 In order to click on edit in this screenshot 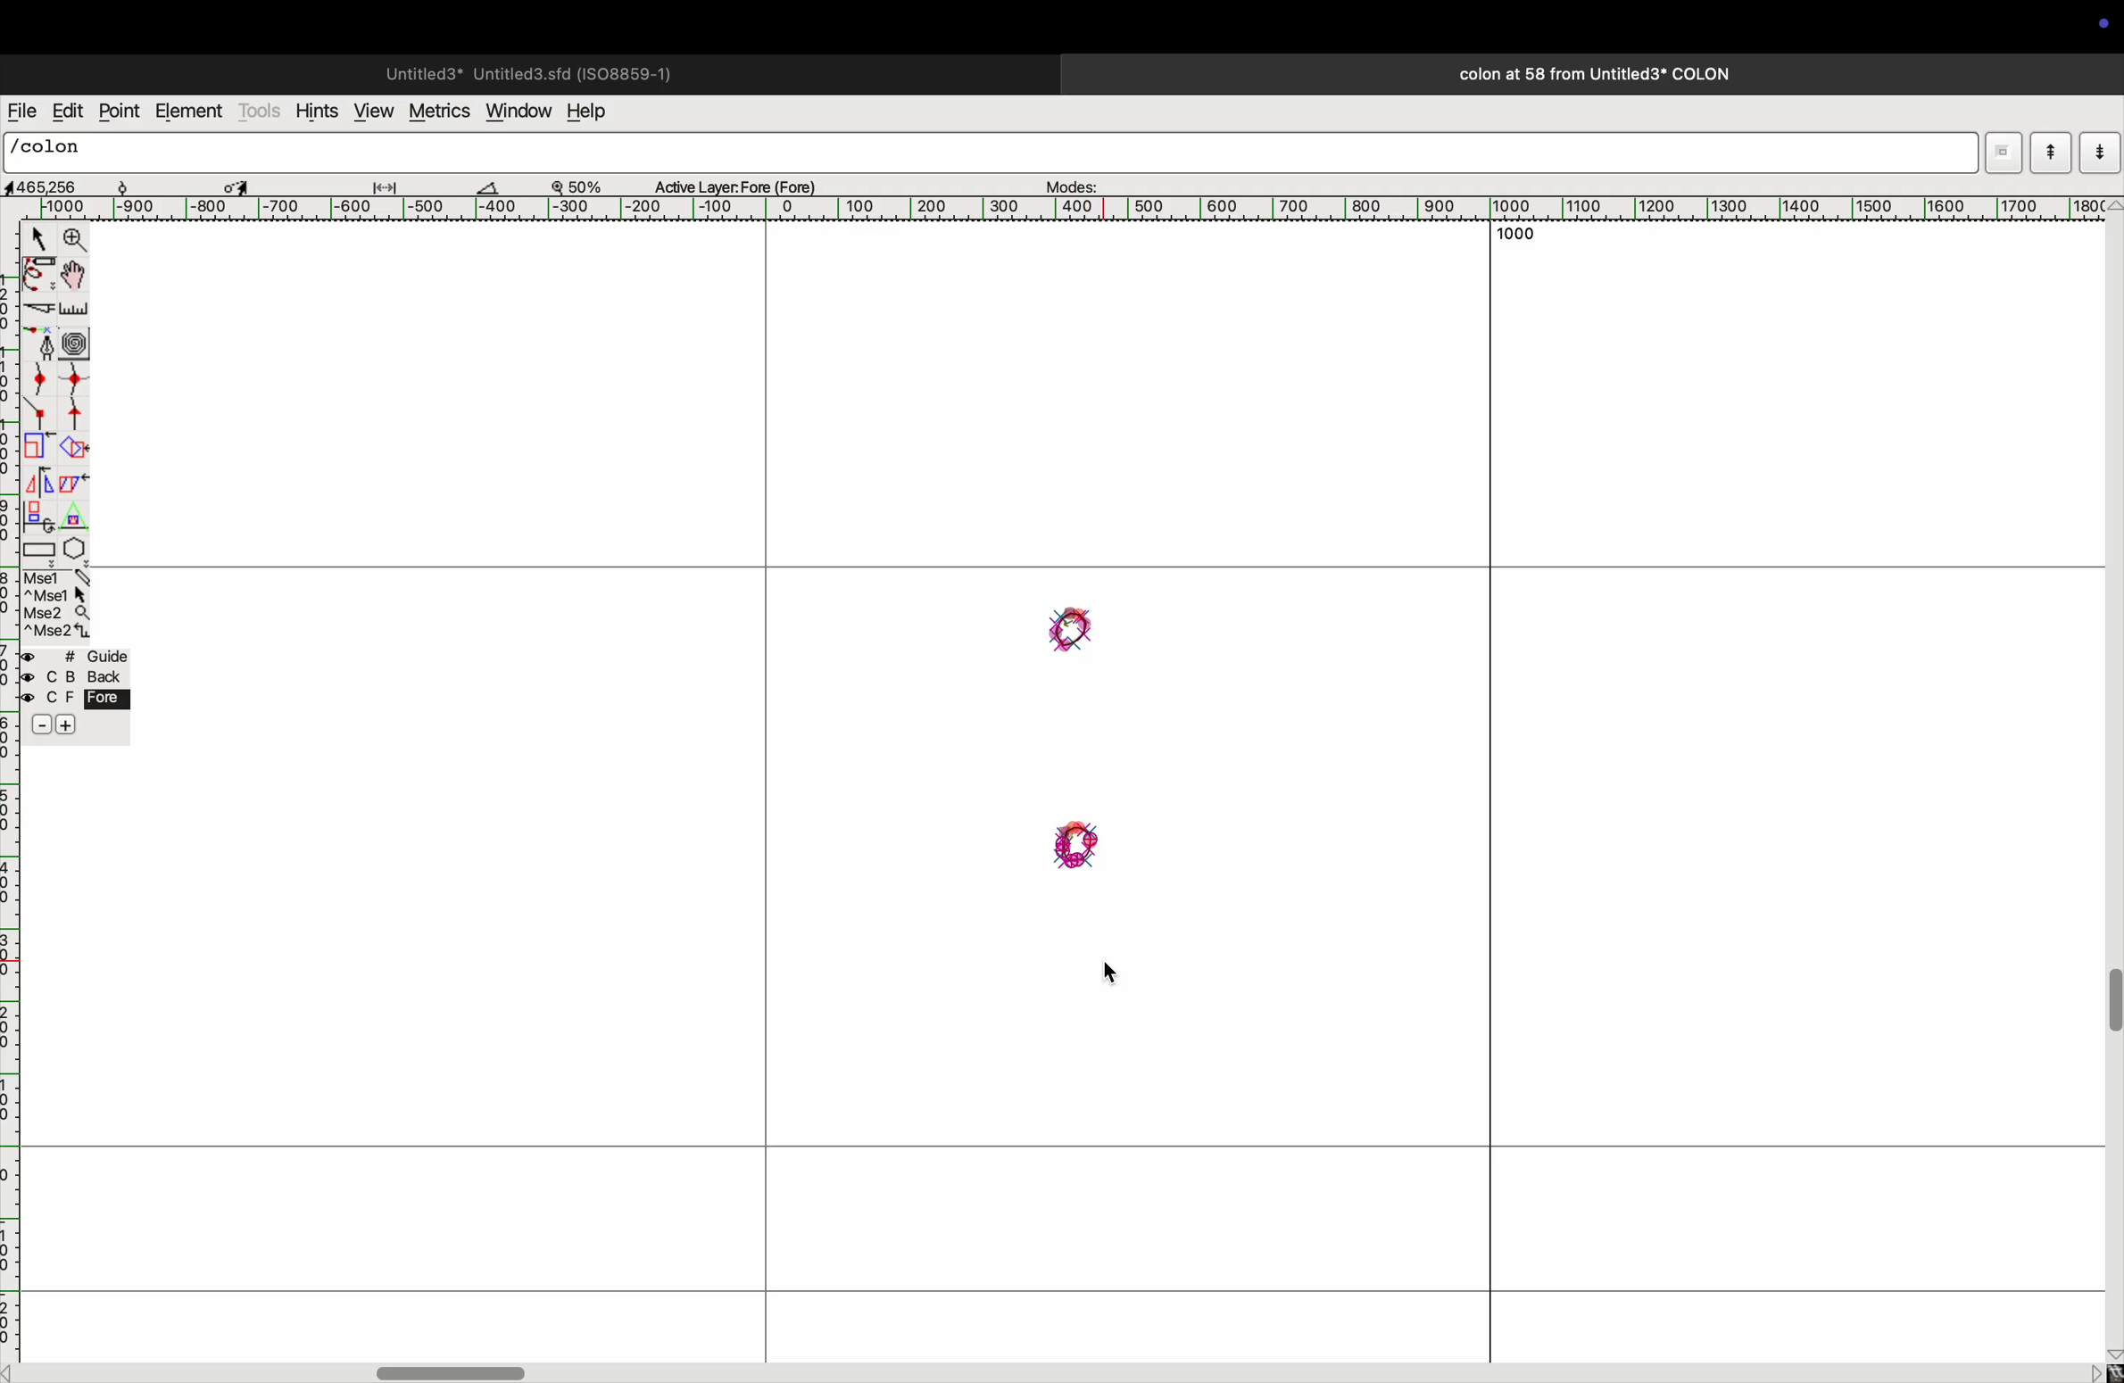, I will do `click(67, 111)`.